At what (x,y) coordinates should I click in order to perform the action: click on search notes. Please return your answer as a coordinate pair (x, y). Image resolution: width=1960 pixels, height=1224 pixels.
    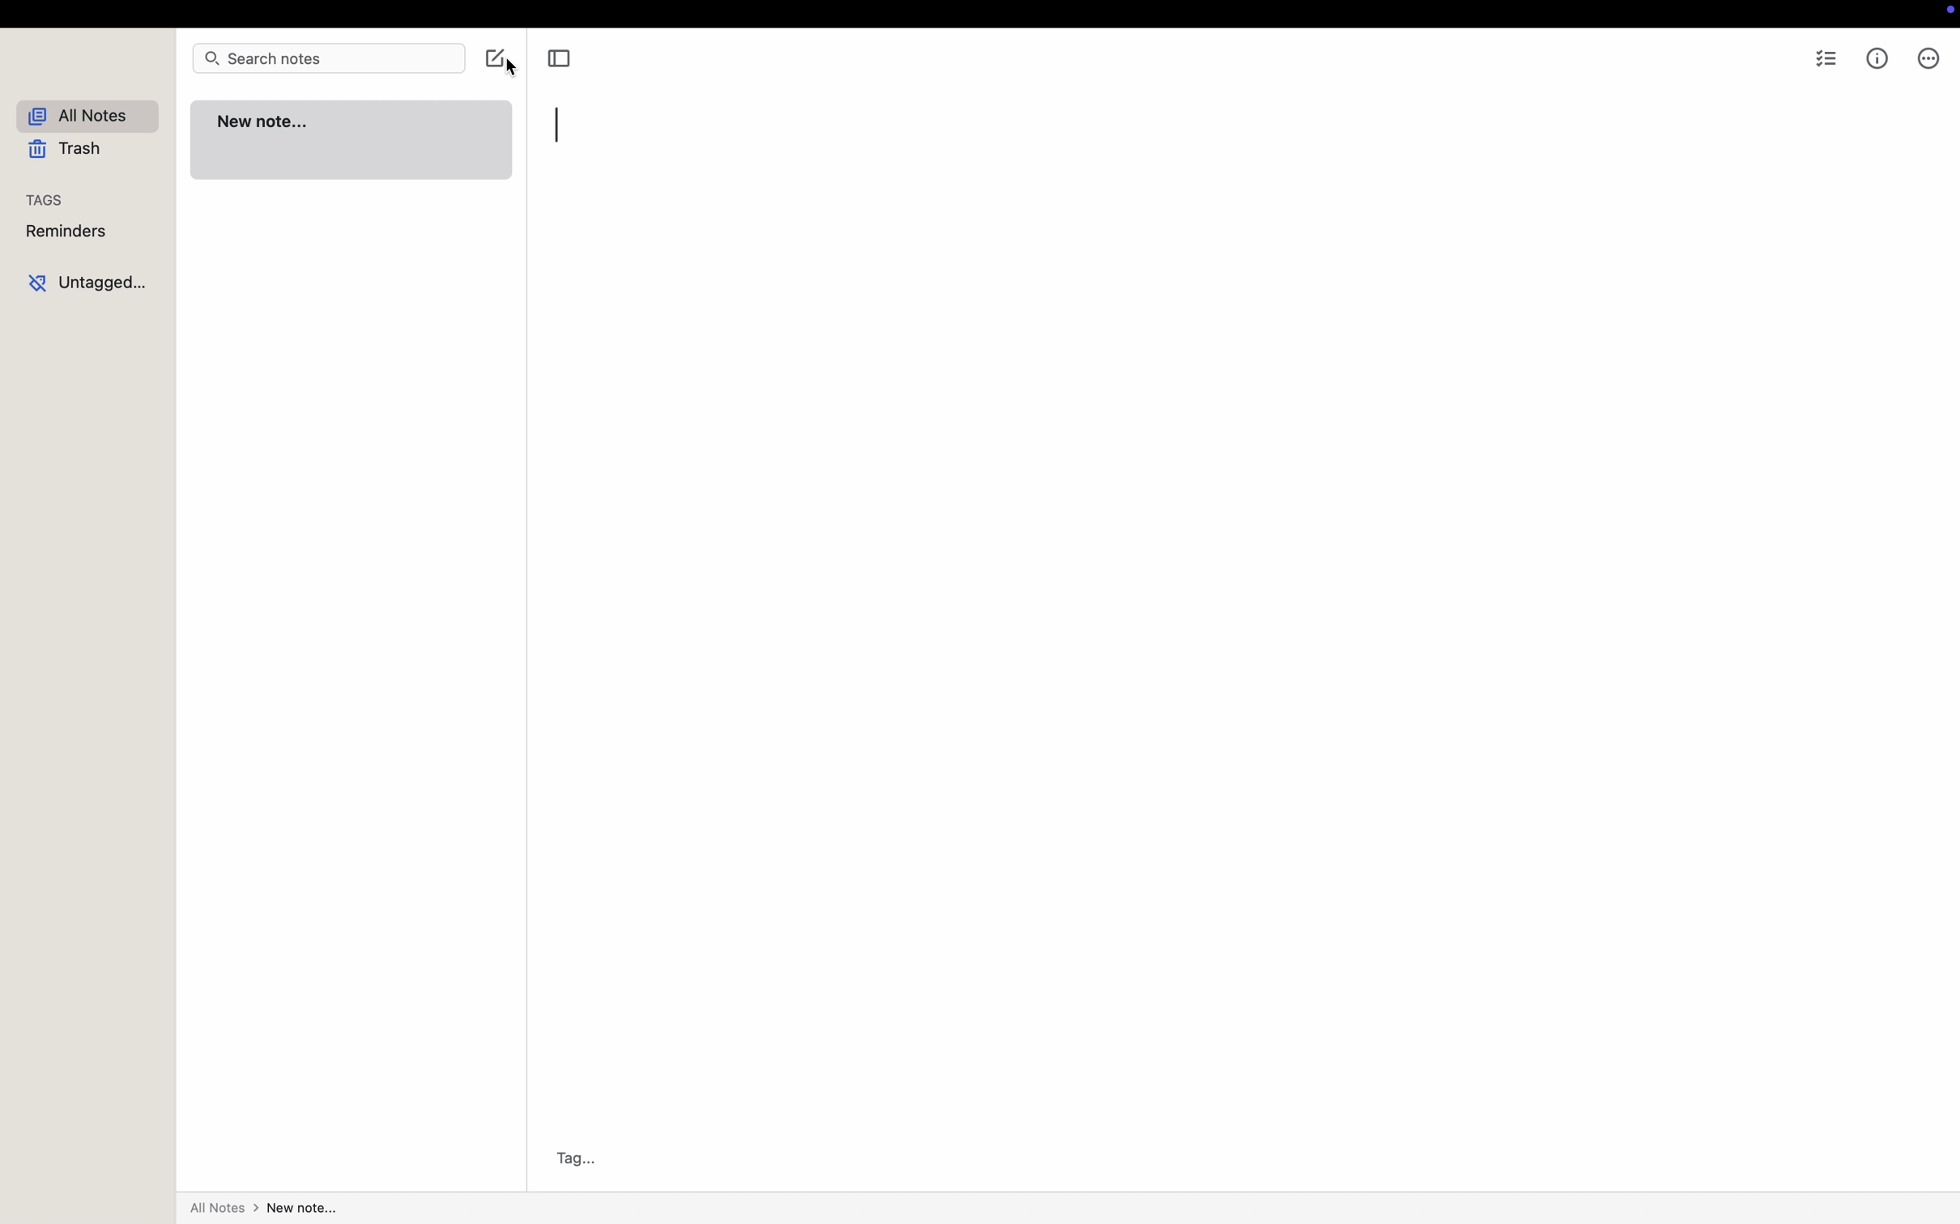
    Looking at the image, I should click on (328, 59).